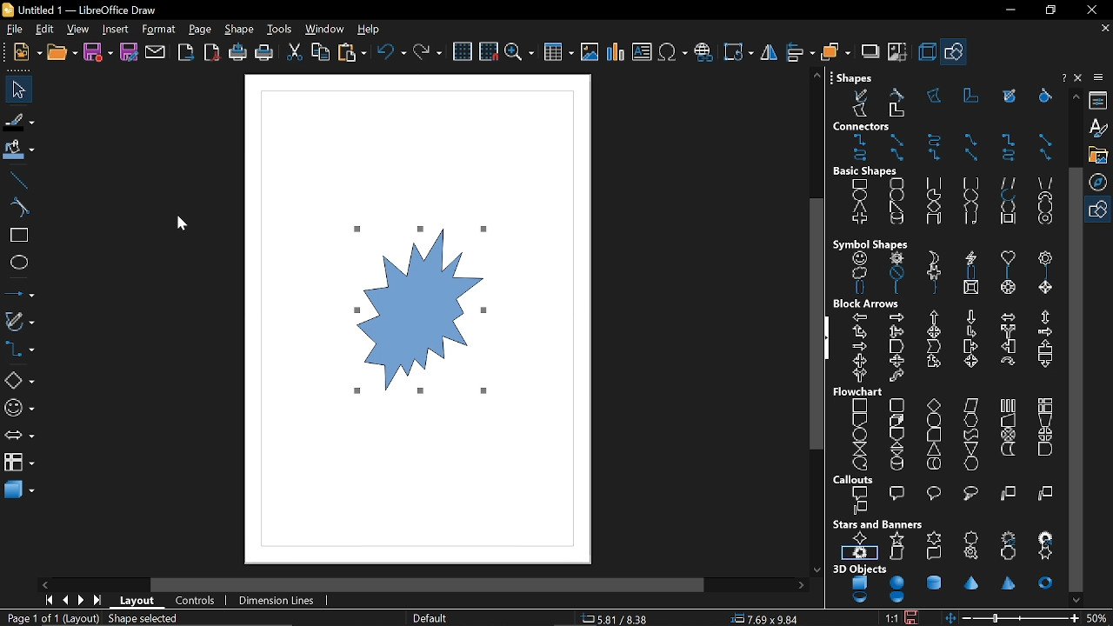 The image size is (1113, 626). I want to click on Basic shapes, so click(956, 54).